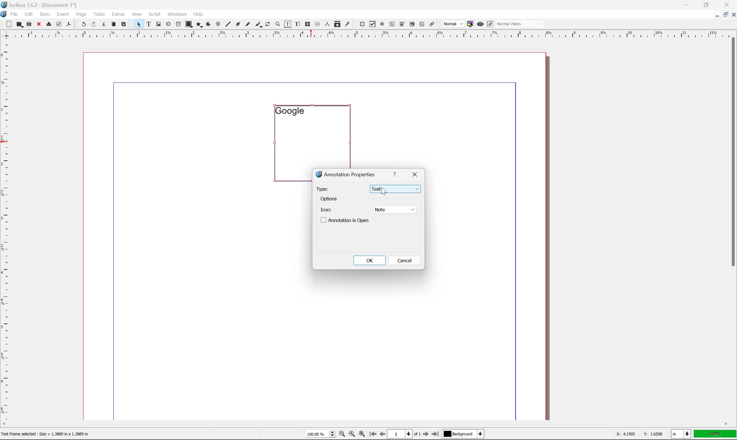 The width and height of the screenshot is (737, 440). What do you see at coordinates (383, 435) in the screenshot?
I see `go to previous page` at bounding box center [383, 435].